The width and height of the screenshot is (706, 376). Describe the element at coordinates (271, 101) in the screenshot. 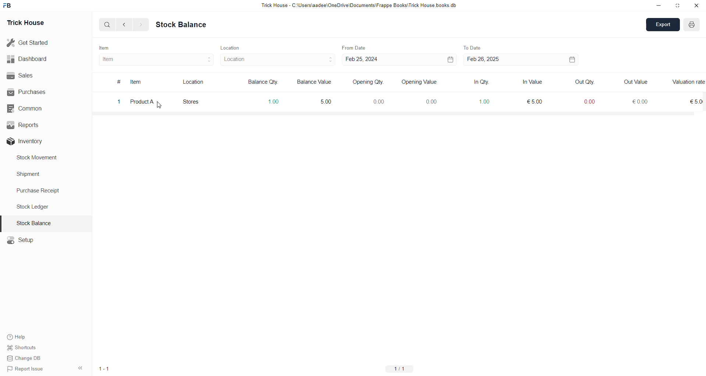

I see `1.00` at that location.